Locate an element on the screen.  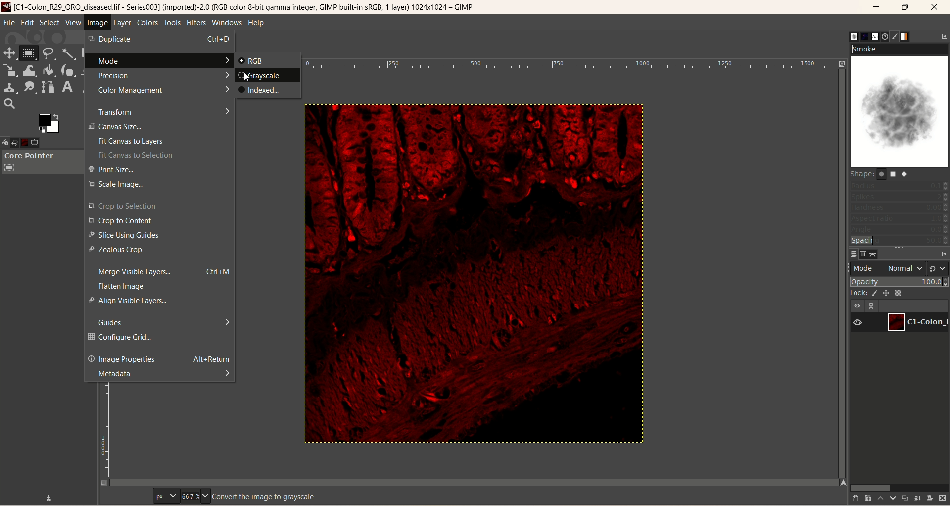
raise this layer one step is located at coordinates (881, 499).